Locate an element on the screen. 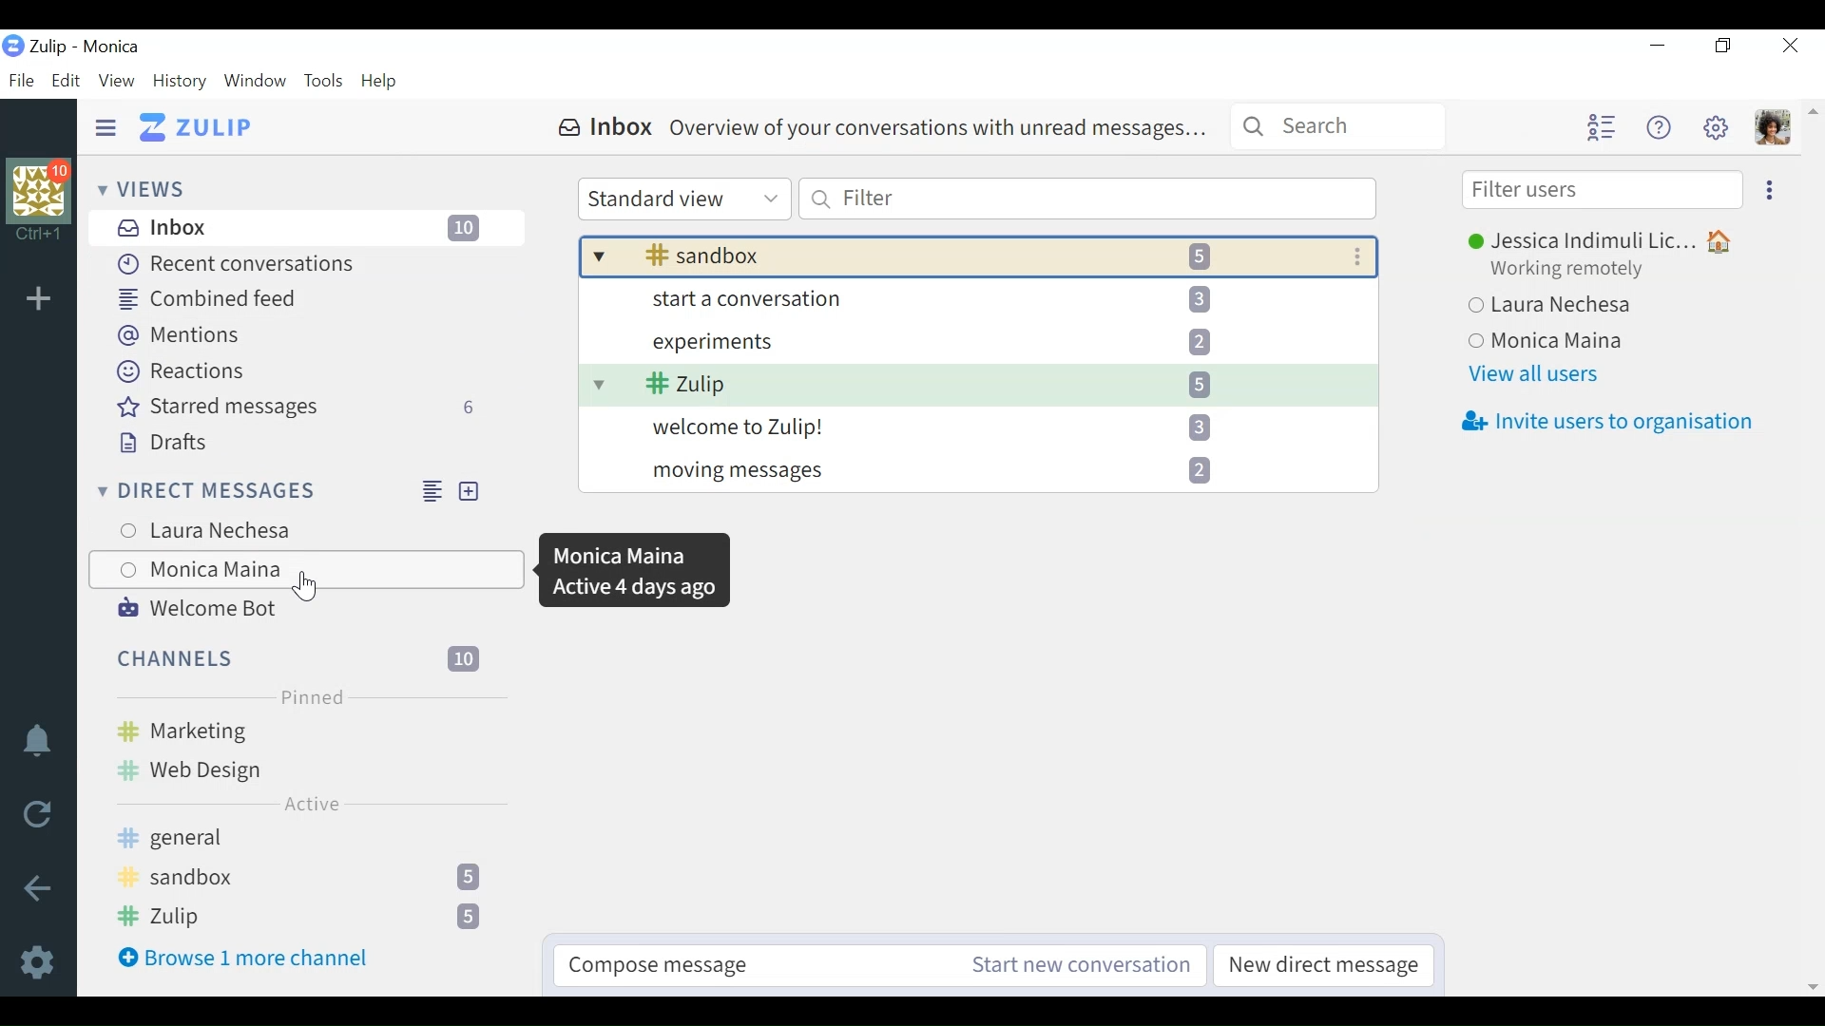 This screenshot has width=1825, height=1026. Zulip - Monica is located at coordinates (85, 47).